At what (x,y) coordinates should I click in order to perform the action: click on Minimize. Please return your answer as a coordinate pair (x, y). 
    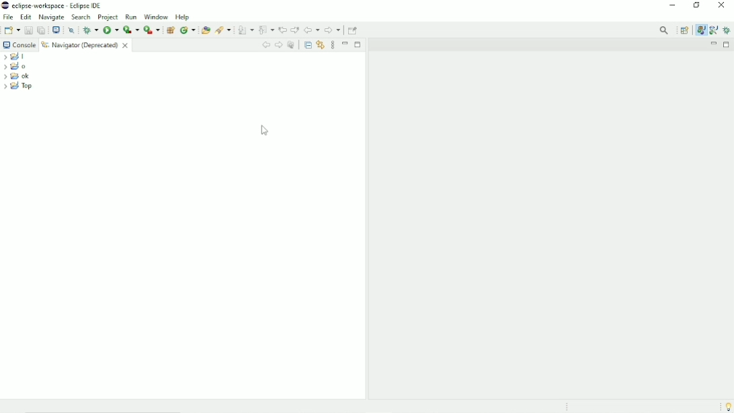
    Looking at the image, I should click on (712, 44).